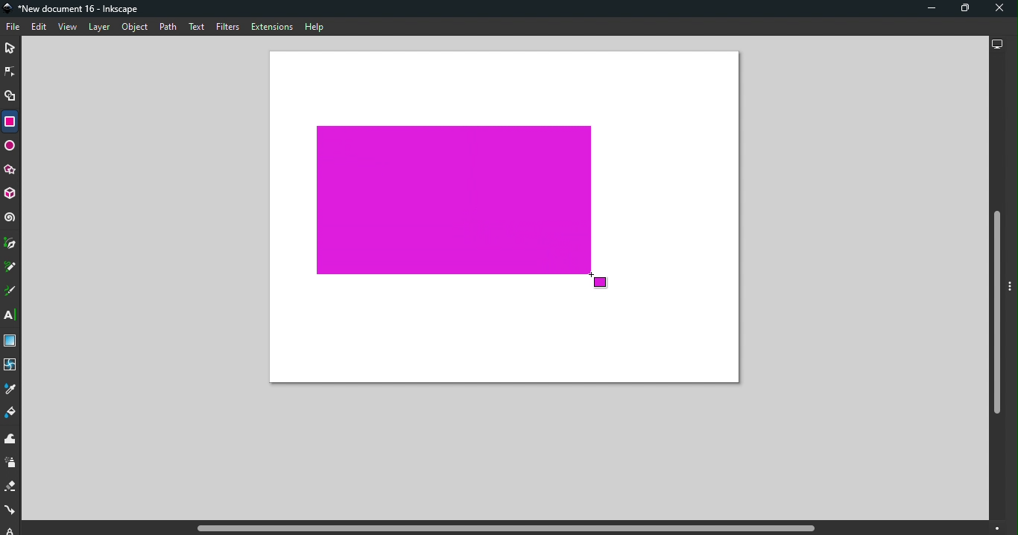 The height and width of the screenshot is (535, 1018). What do you see at coordinates (13, 266) in the screenshot?
I see `Pencil tool` at bounding box center [13, 266].